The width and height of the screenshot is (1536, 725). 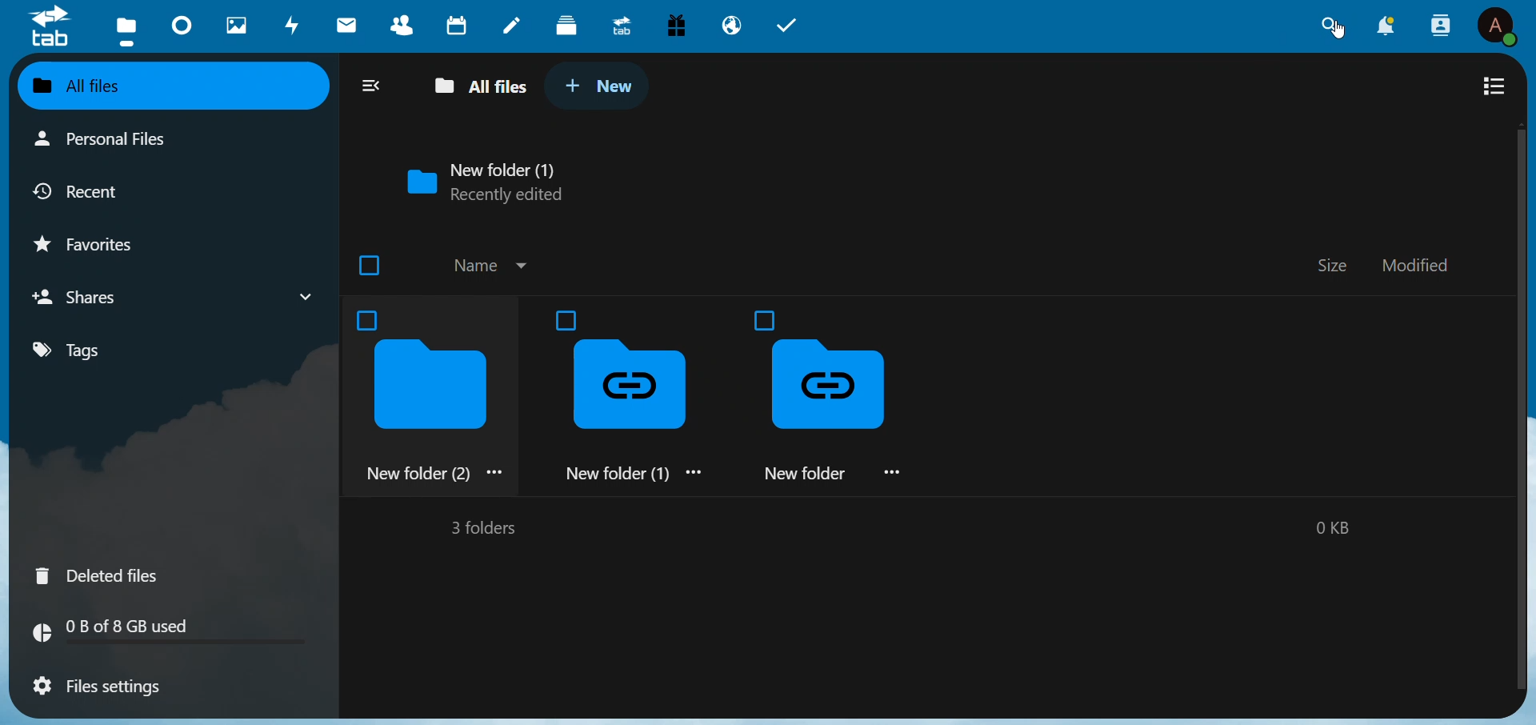 I want to click on contacts, so click(x=406, y=29).